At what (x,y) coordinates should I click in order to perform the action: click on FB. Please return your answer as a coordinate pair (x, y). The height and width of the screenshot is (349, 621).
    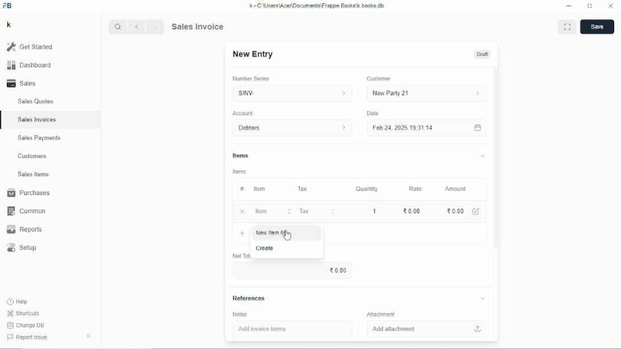
    Looking at the image, I should click on (8, 6).